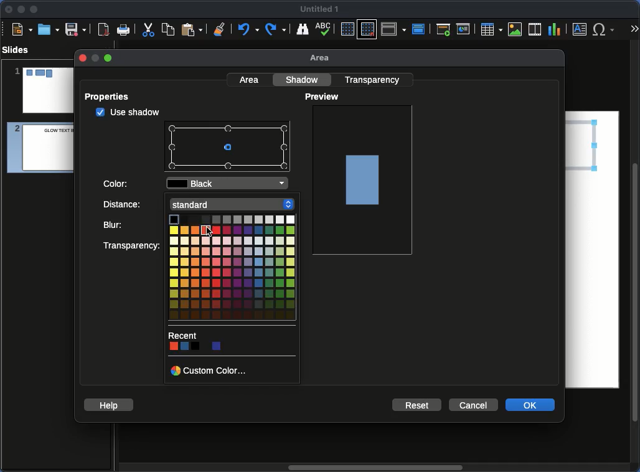 This screenshot has height=472, width=640. I want to click on Cancel, so click(473, 405).